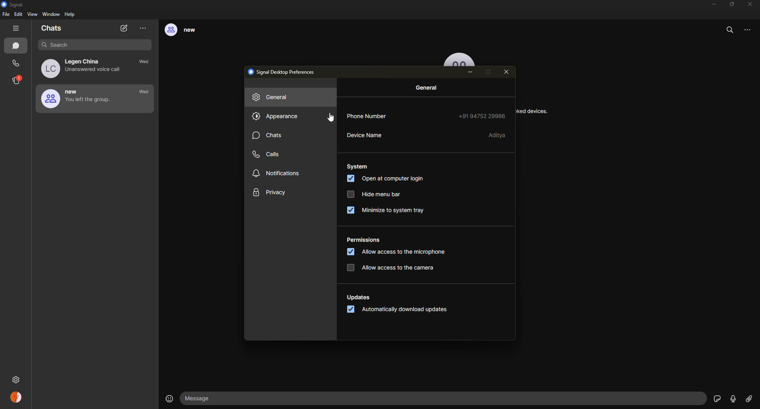 This screenshot has width=760, height=409. What do you see at coordinates (284, 71) in the screenshot?
I see `signal desktop preferences` at bounding box center [284, 71].